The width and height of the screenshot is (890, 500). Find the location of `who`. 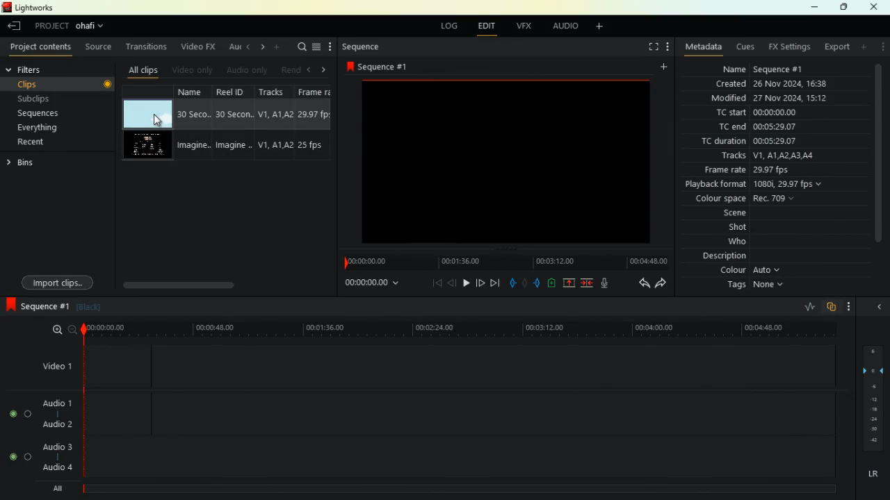

who is located at coordinates (742, 242).